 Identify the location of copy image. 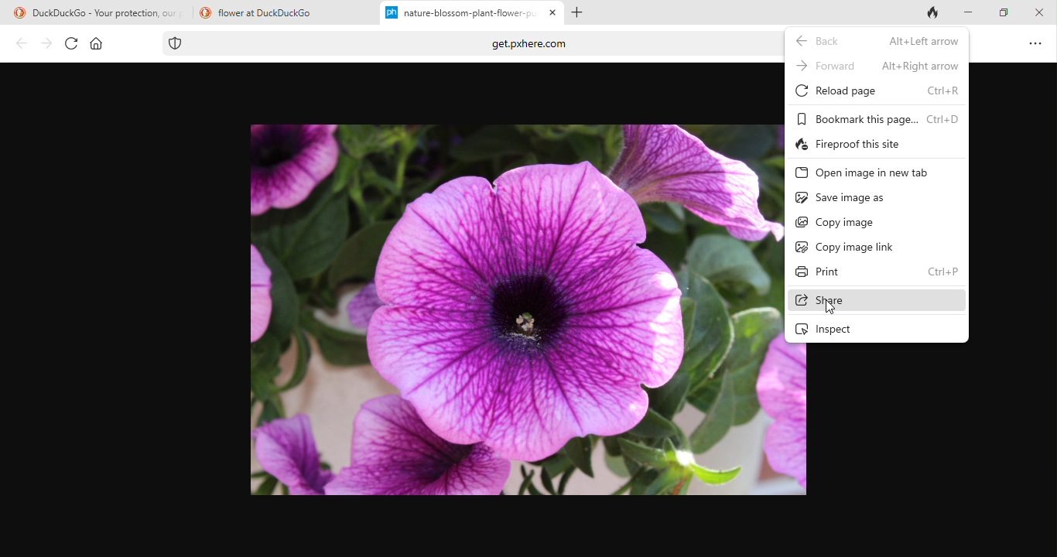
(836, 223).